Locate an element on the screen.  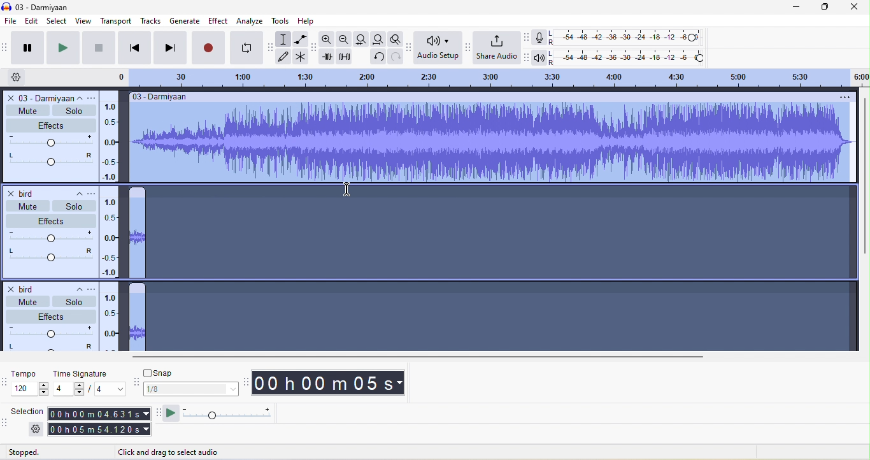
zoom in is located at coordinates (328, 39).